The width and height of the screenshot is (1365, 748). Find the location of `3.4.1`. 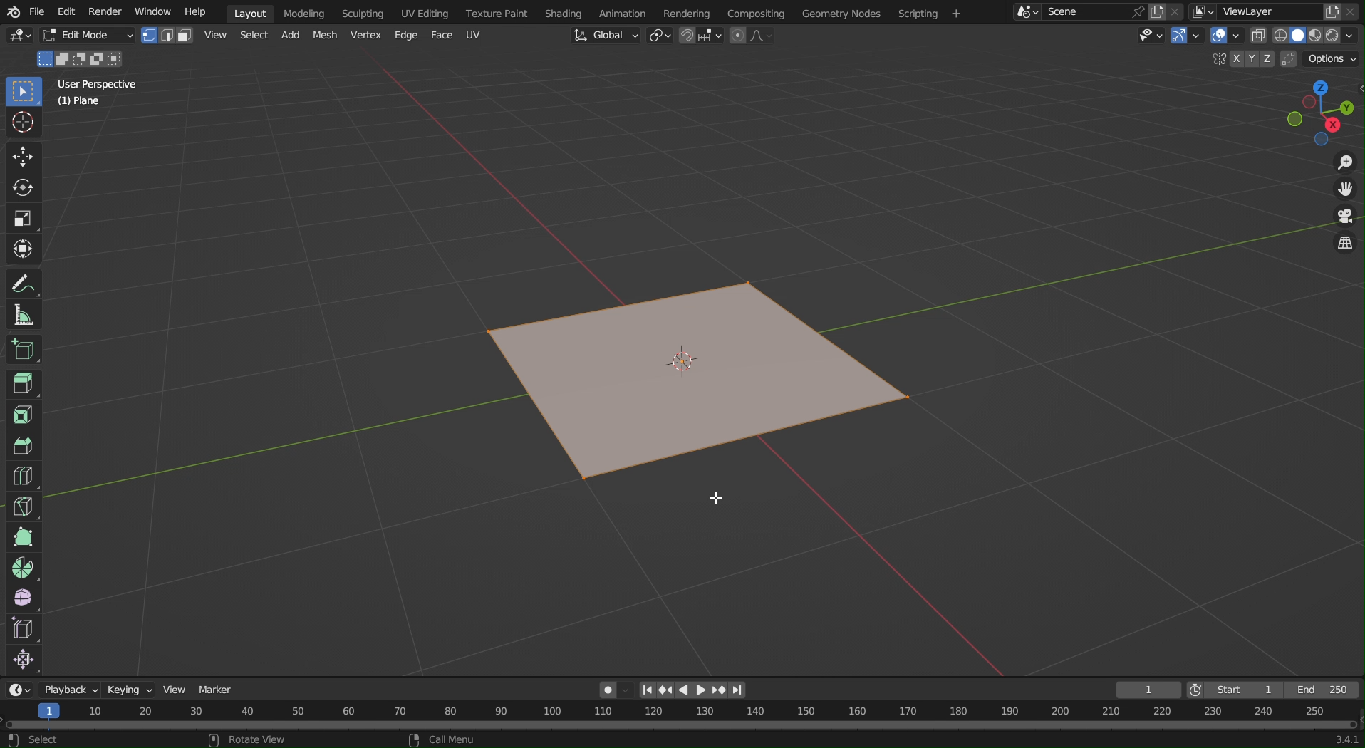

3.4.1 is located at coordinates (1338, 739).